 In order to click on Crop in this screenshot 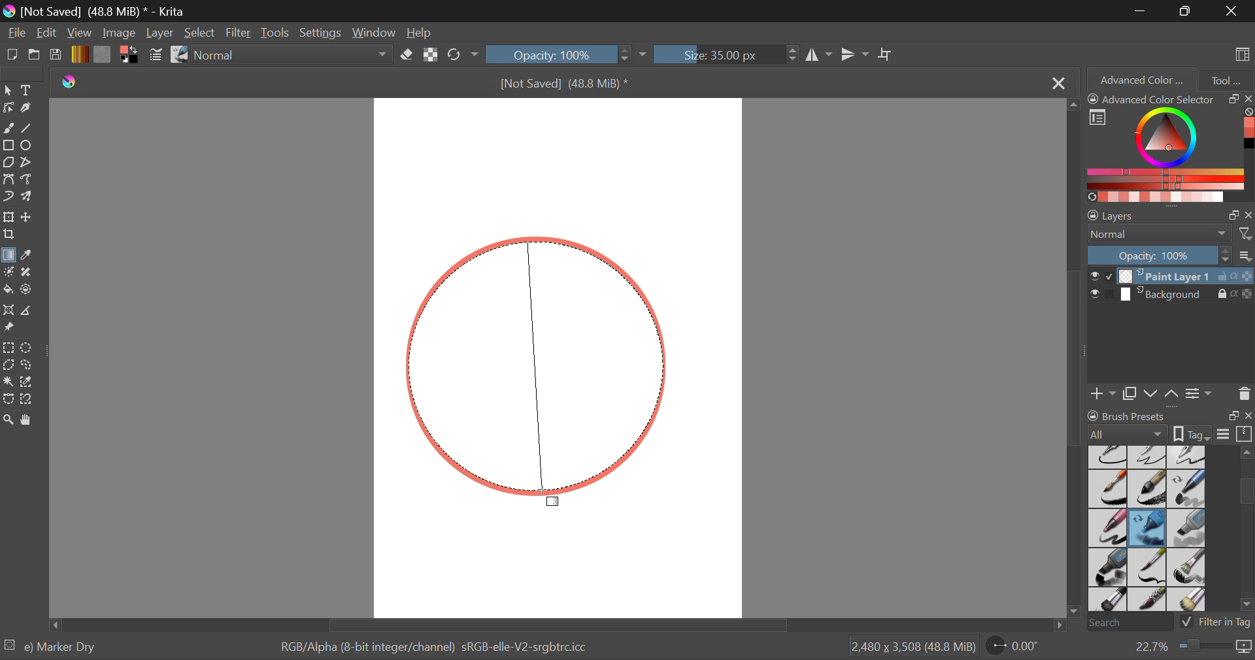, I will do `click(887, 55)`.